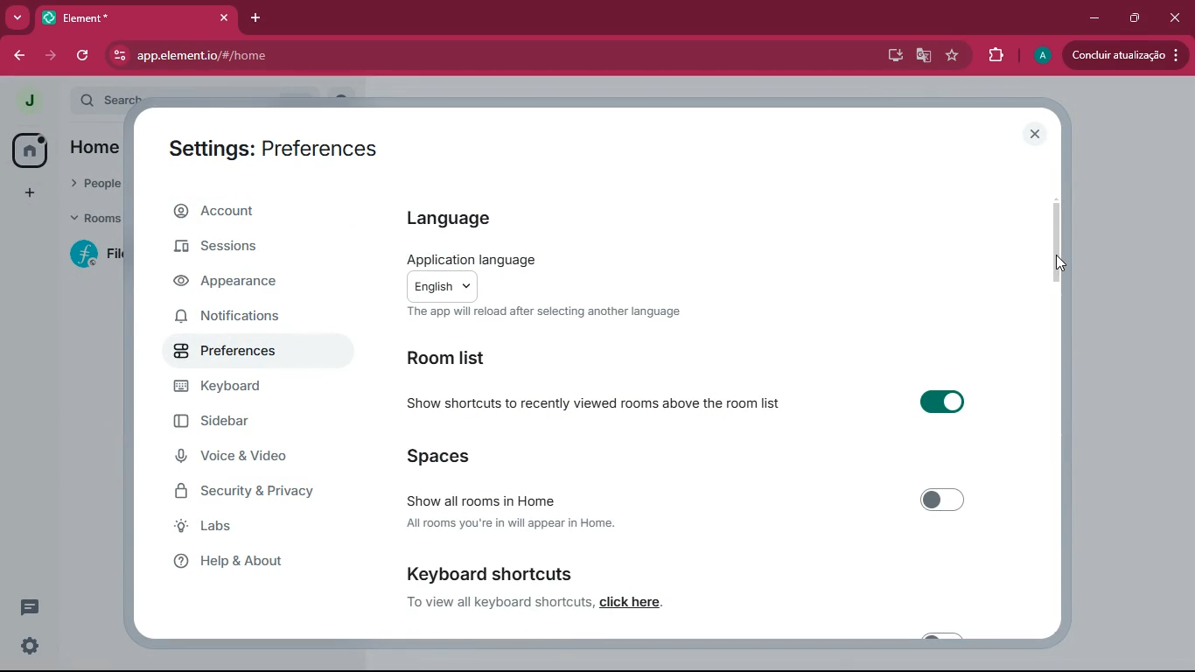  Describe the element at coordinates (264, 562) in the screenshot. I see `help & about` at that location.